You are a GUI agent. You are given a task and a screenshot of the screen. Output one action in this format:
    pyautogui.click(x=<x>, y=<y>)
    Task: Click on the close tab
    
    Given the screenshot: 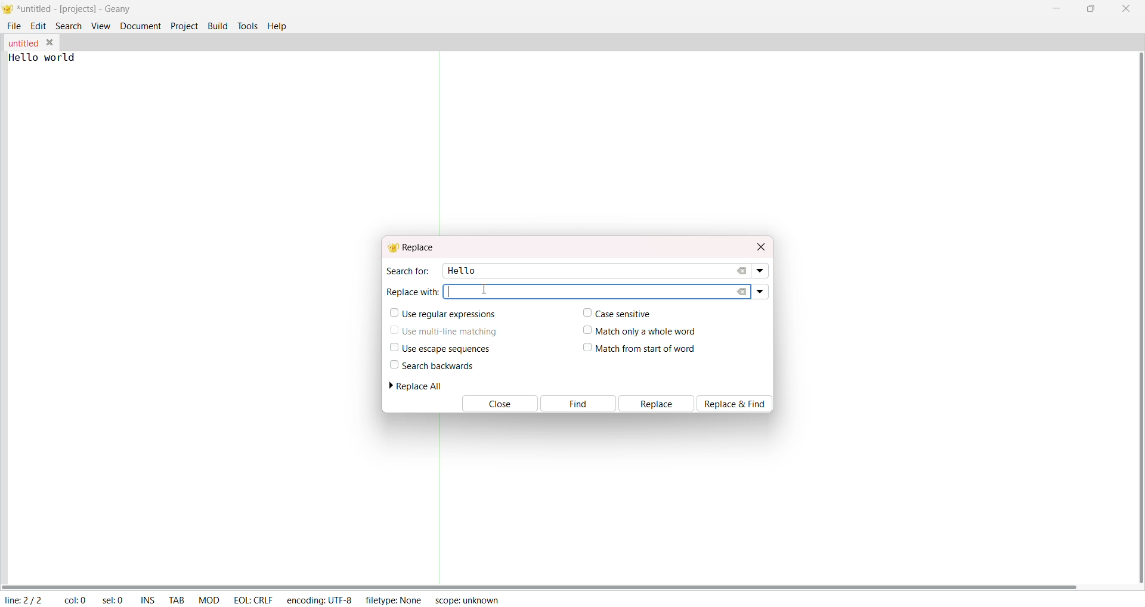 What is the action you would take?
    pyautogui.click(x=52, y=42)
    